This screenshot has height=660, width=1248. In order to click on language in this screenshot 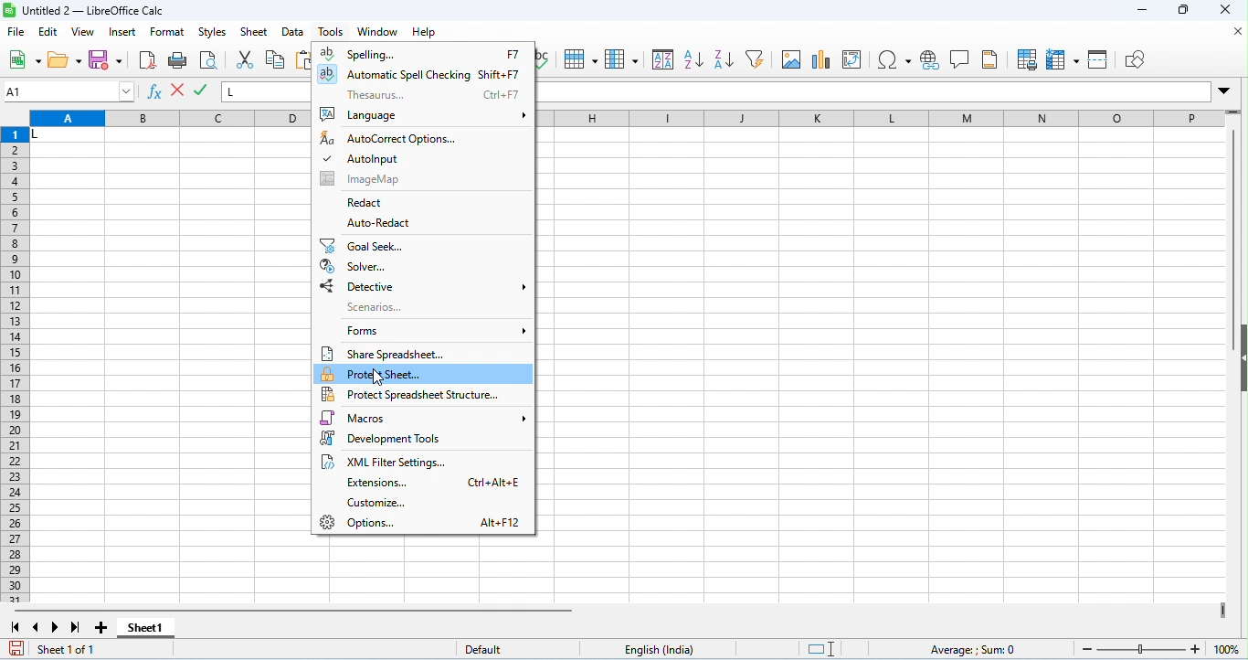, I will do `click(665, 649)`.